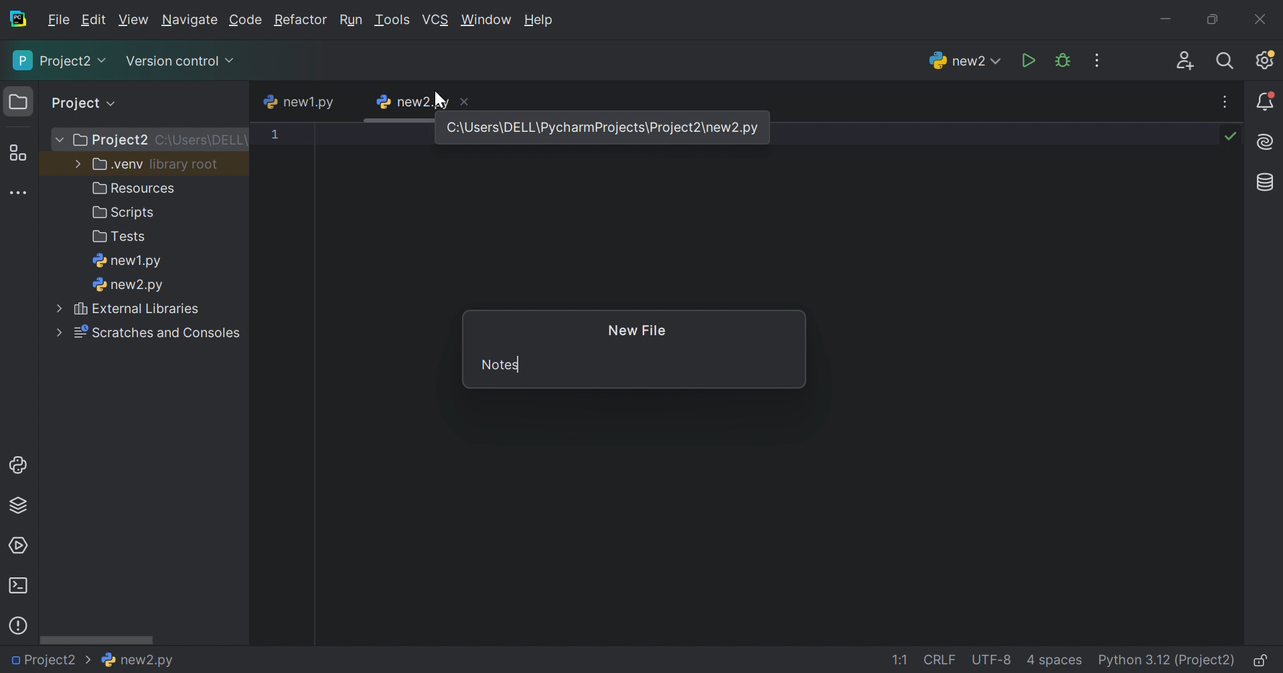 Image resolution: width=1283 pixels, height=673 pixels. I want to click on Notes, so click(501, 366).